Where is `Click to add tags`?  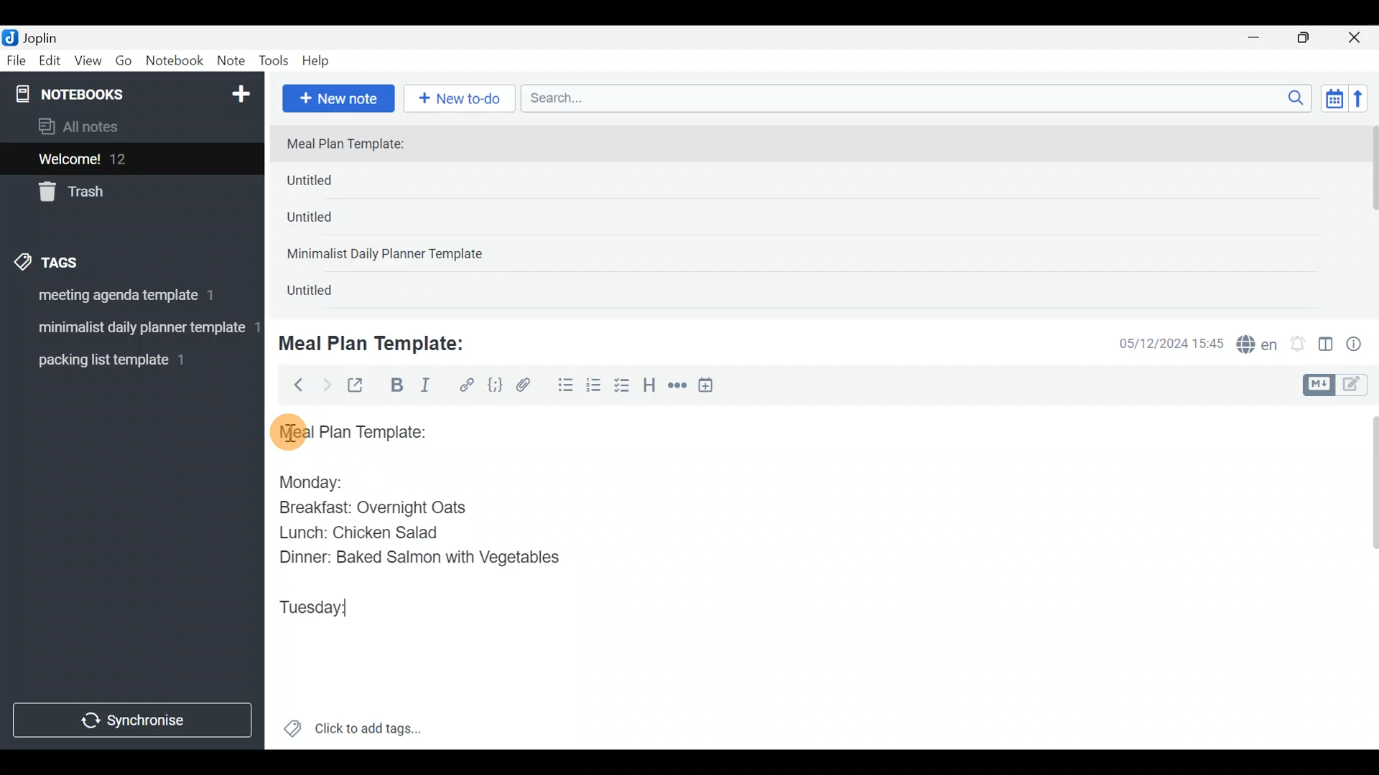
Click to add tags is located at coordinates (352, 733).